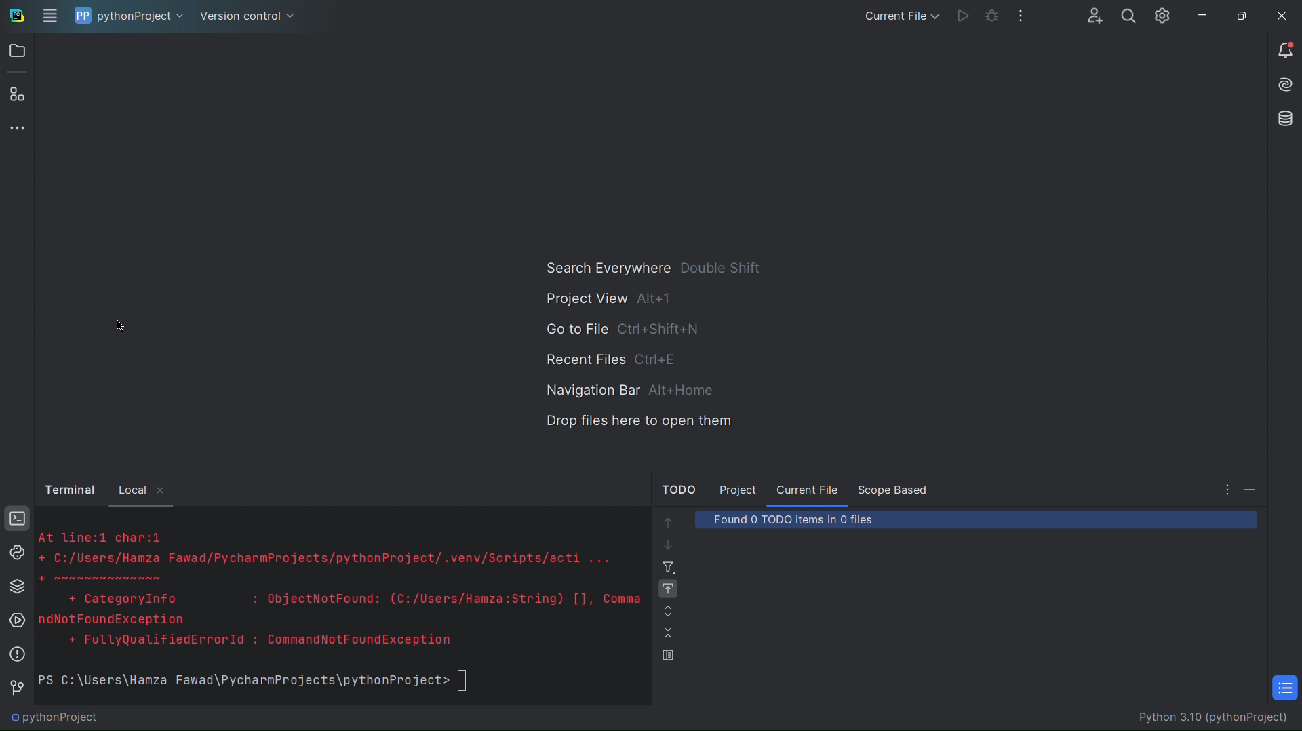 The width and height of the screenshot is (1302, 731). I want to click on Terminal , so click(70, 490).